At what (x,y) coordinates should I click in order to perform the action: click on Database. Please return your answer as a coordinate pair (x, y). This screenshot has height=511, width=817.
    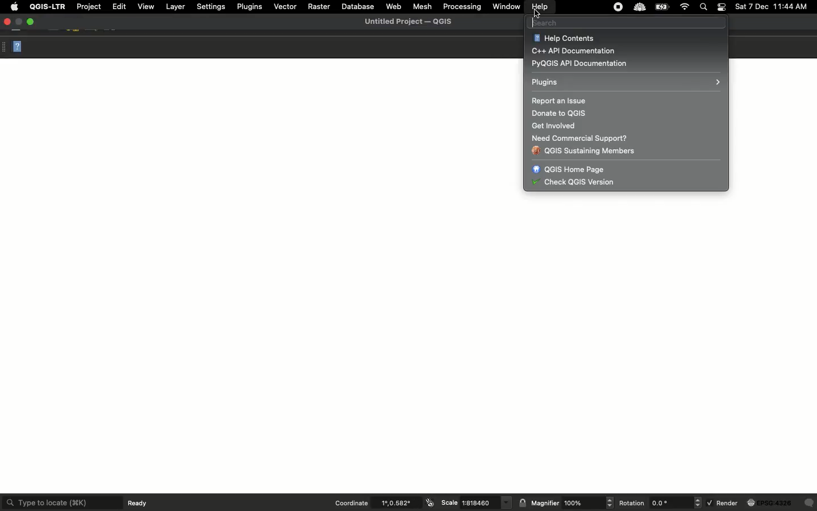
    Looking at the image, I should click on (359, 6).